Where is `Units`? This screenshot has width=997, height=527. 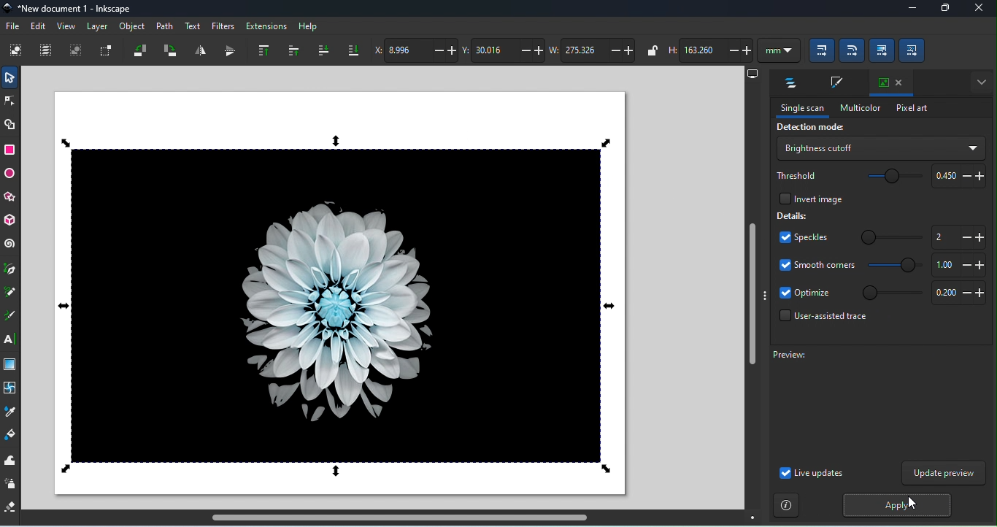 Units is located at coordinates (778, 51).